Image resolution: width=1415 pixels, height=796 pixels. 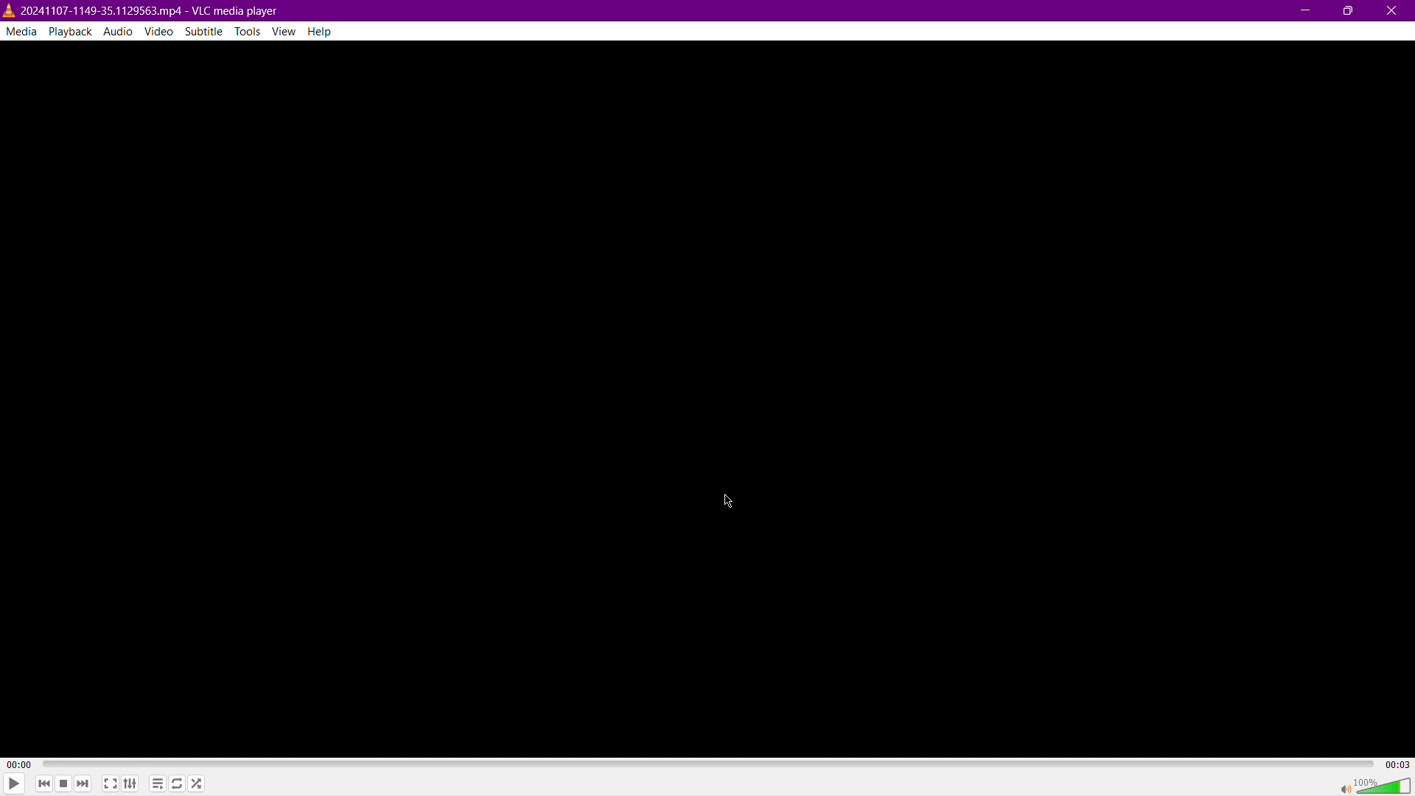 What do you see at coordinates (196, 783) in the screenshot?
I see `Random` at bounding box center [196, 783].